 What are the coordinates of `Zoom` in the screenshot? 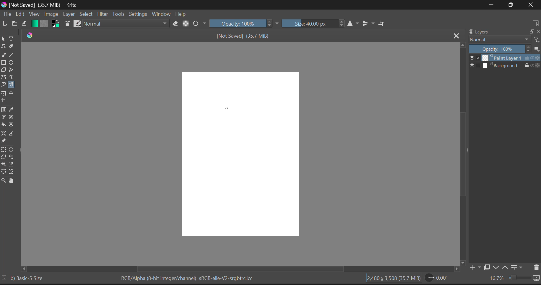 It's located at (4, 181).